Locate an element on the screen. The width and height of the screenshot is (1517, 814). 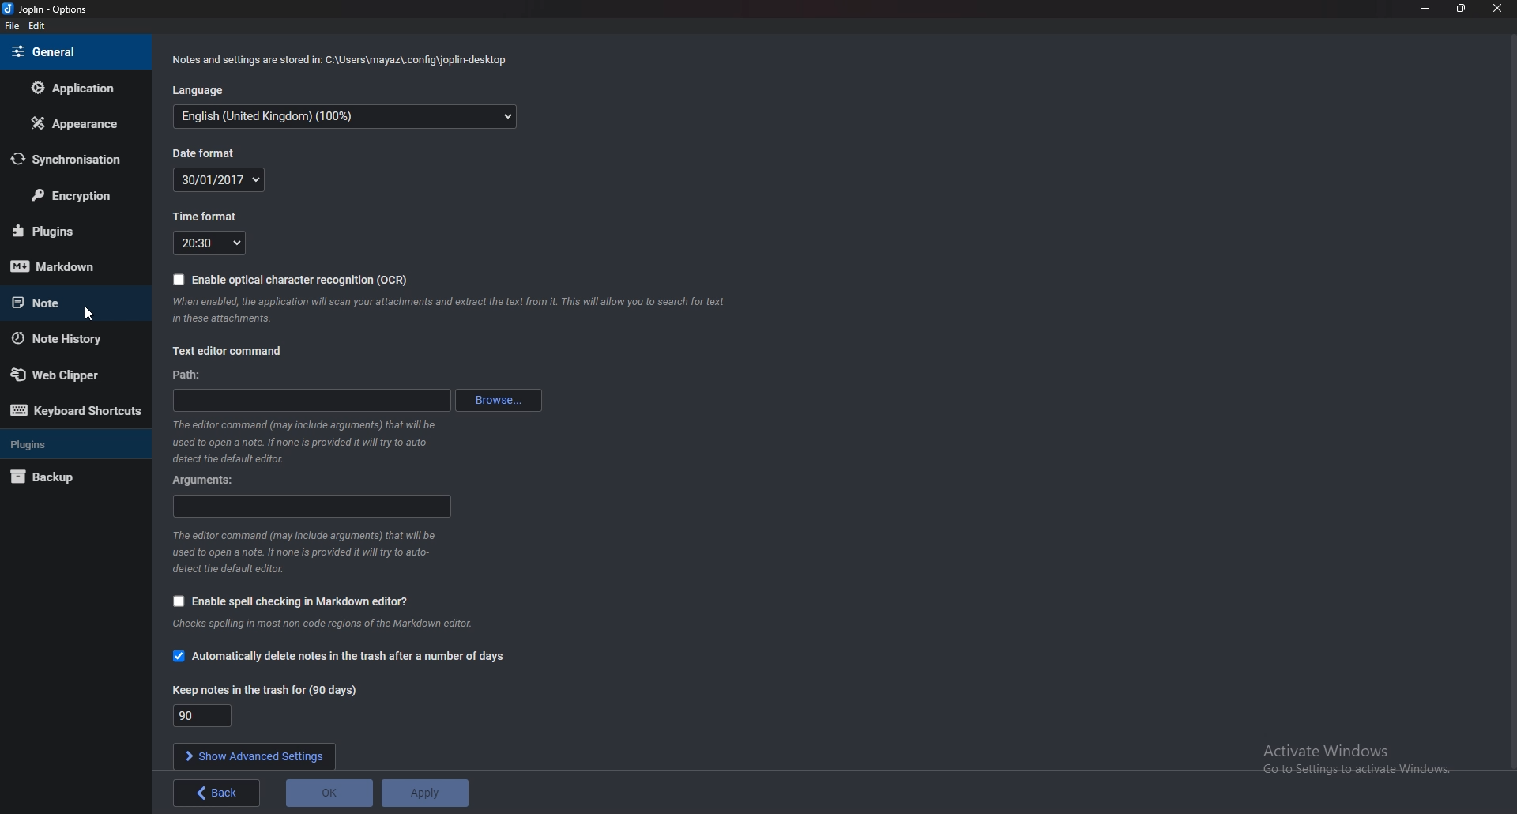
Synchronization is located at coordinates (73, 159).